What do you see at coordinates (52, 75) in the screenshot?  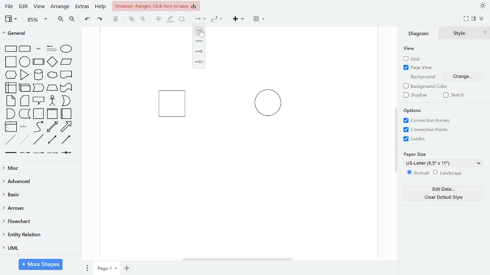 I see `cloud` at bounding box center [52, 75].